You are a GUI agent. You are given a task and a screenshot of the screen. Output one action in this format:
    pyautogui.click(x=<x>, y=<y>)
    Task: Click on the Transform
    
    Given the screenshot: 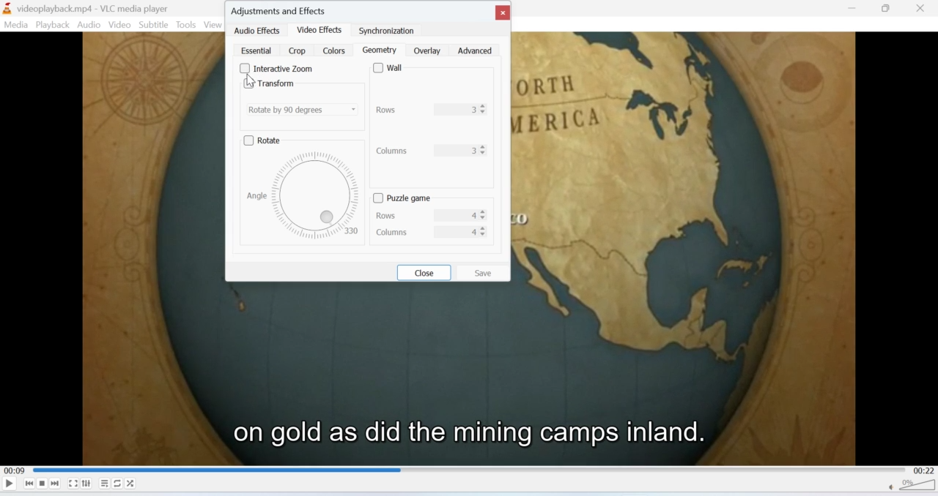 What is the action you would take?
    pyautogui.click(x=269, y=83)
    